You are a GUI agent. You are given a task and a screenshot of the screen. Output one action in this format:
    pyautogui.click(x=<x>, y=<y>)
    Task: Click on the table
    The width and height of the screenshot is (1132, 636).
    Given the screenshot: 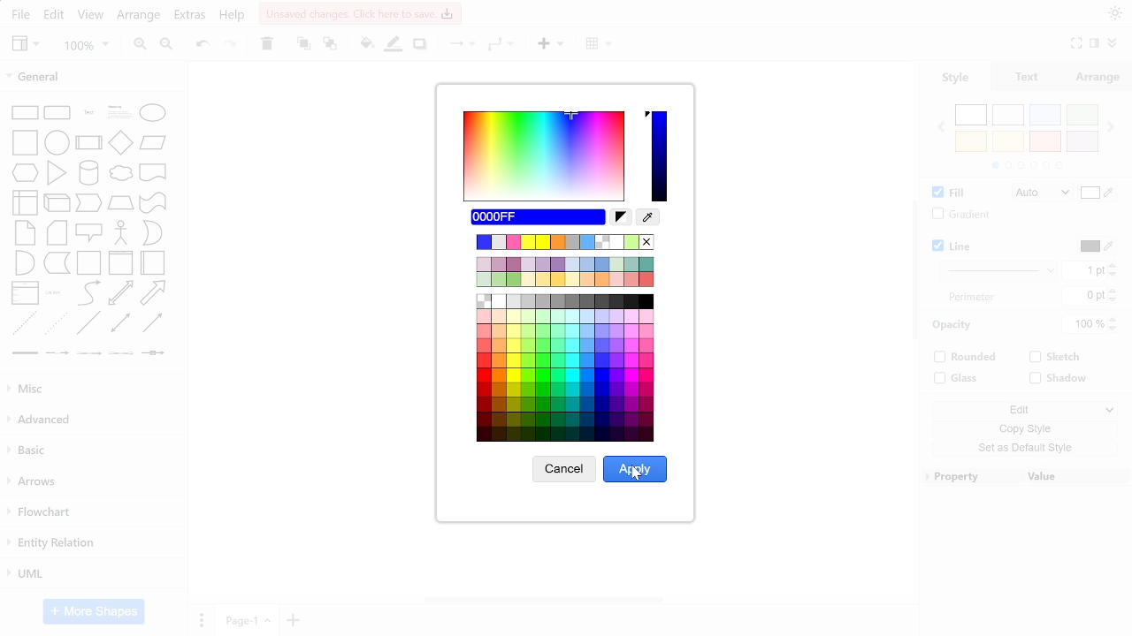 What is the action you would take?
    pyautogui.click(x=601, y=45)
    